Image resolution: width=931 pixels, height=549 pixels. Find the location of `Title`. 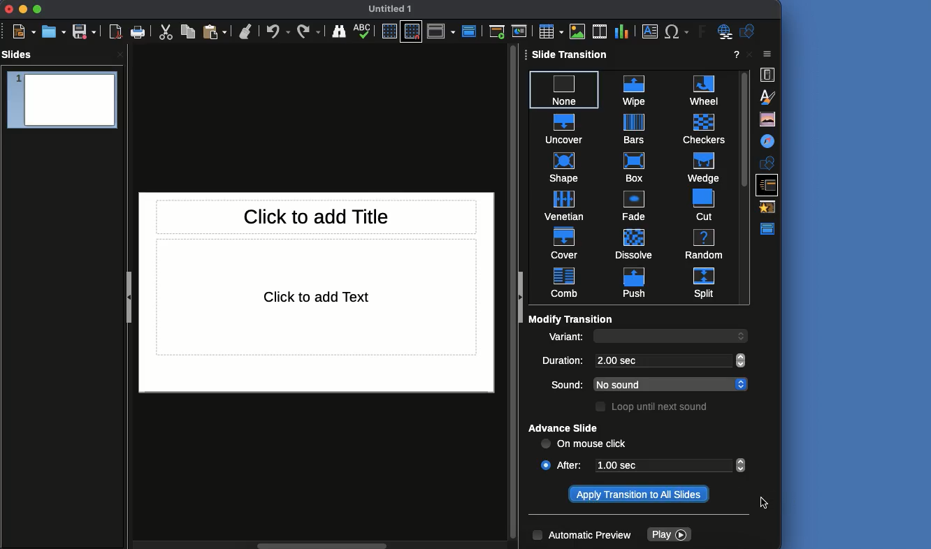

Title is located at coordinates (317, 217).